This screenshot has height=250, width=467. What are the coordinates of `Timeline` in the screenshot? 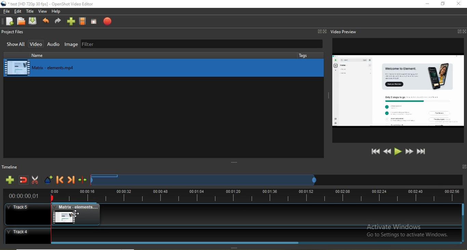 It's located at (13, 166).